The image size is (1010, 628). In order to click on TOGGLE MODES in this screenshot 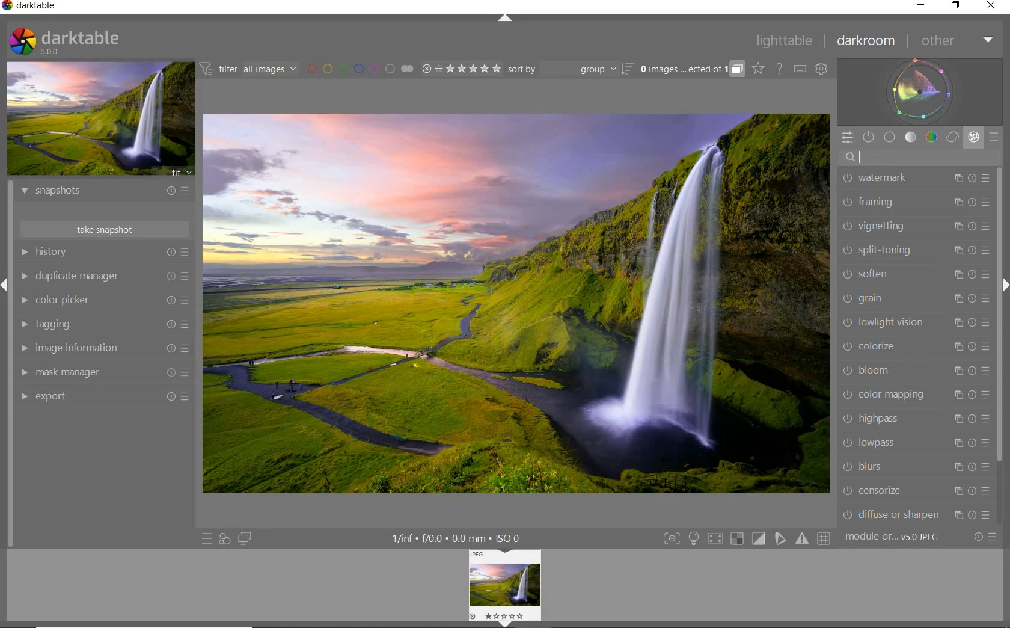, I will do `click(746, 539)`.